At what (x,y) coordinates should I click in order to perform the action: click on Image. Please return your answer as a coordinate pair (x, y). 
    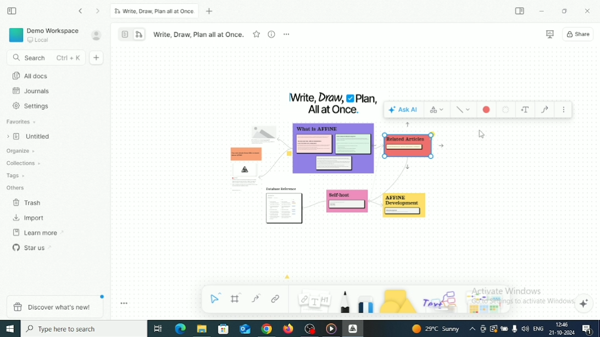
    Looking at the image, I should click on (264, 131).